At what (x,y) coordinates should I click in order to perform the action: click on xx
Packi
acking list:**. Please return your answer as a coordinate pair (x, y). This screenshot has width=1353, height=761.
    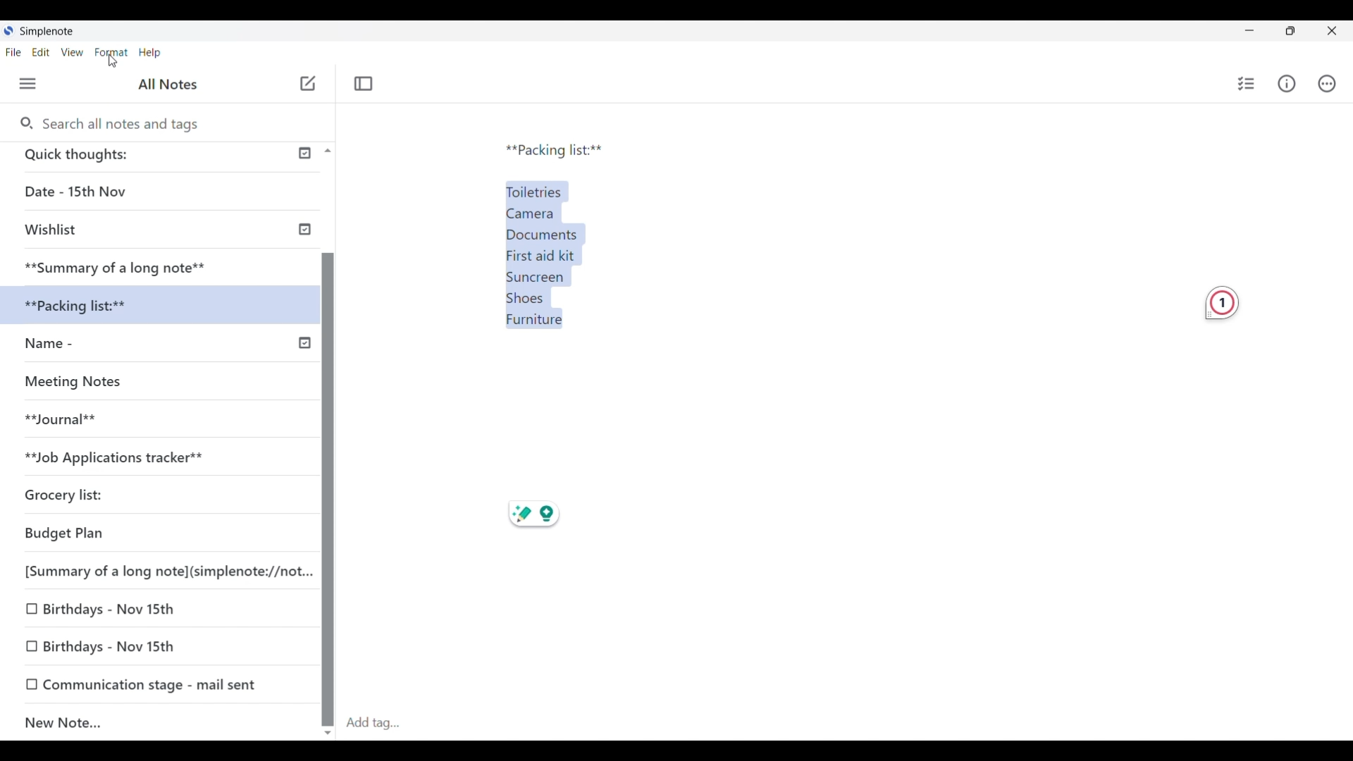
    Looking at the image, I should click on (92, 306).